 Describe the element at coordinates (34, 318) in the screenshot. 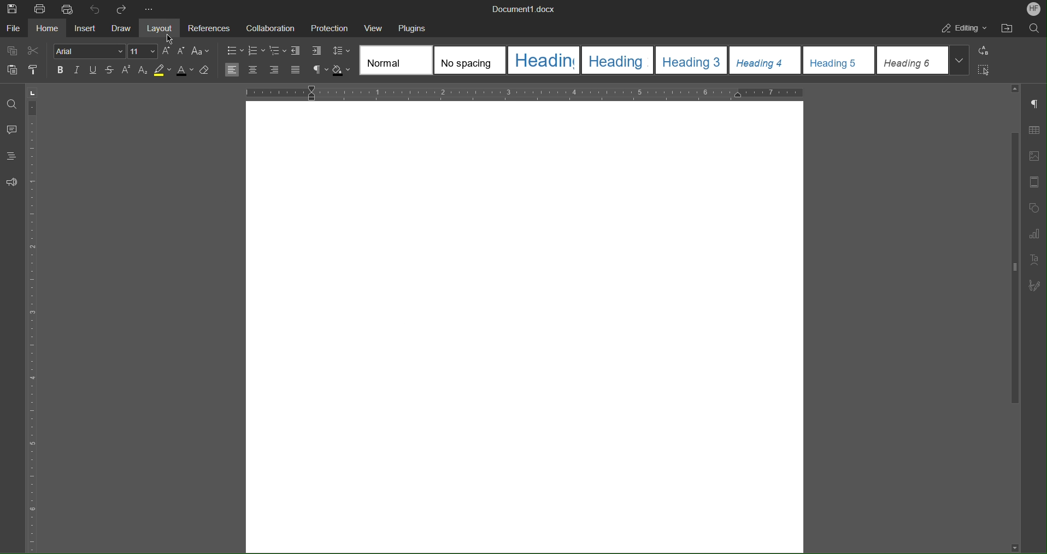

I see `Vertical Ruler` at that location.